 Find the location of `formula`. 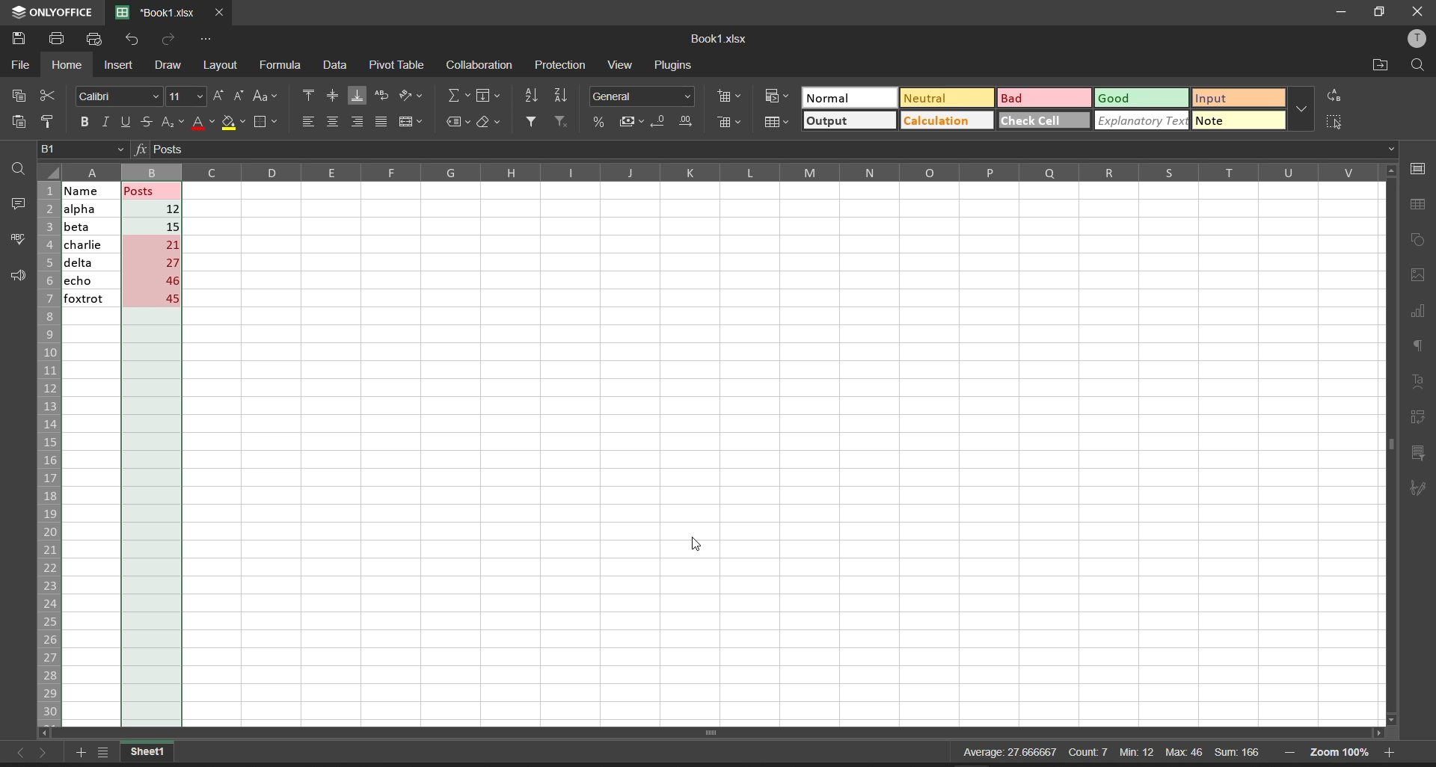

formula is located at coordinates (141, 149).